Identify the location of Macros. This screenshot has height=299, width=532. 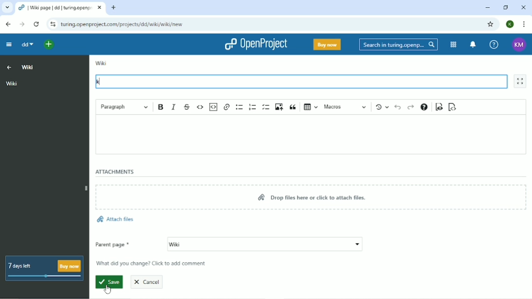
(347, 108).